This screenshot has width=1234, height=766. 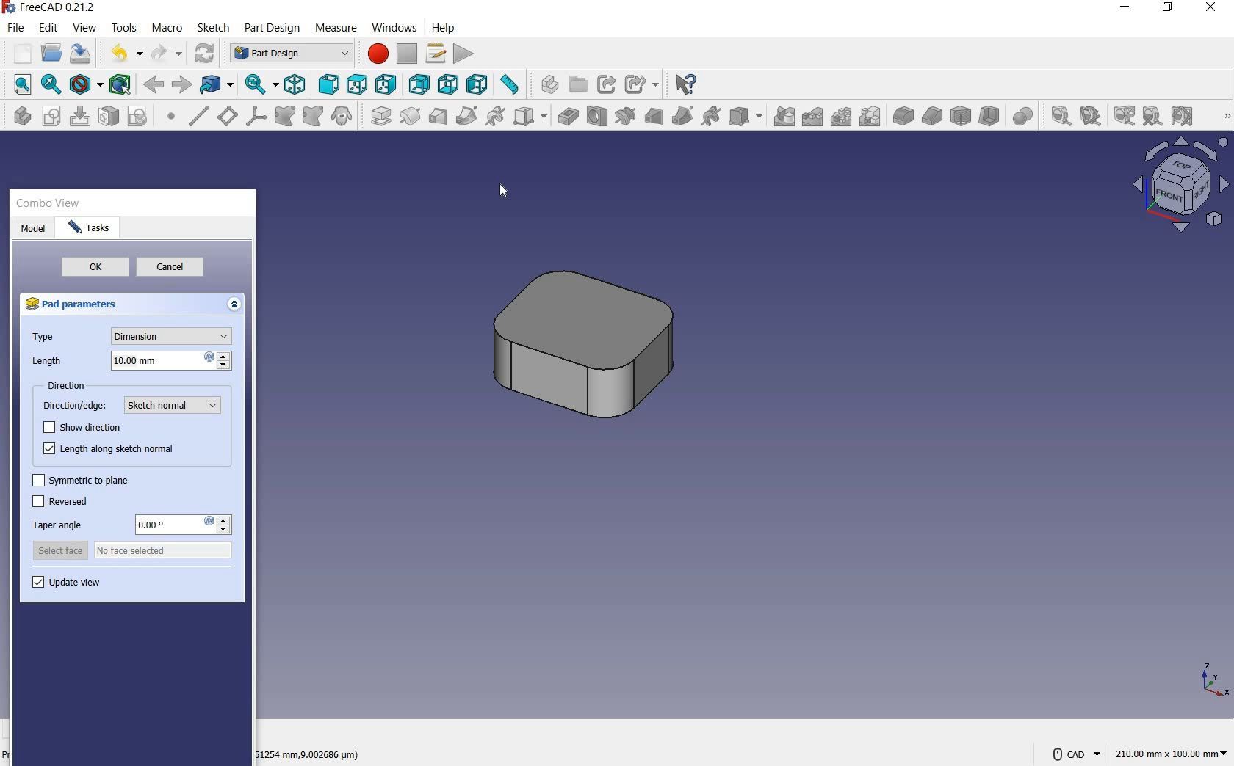 What do you see at coordinates (842, 118) in the screenshot?
I see `polar pattern` at bounding box center [842, 118].